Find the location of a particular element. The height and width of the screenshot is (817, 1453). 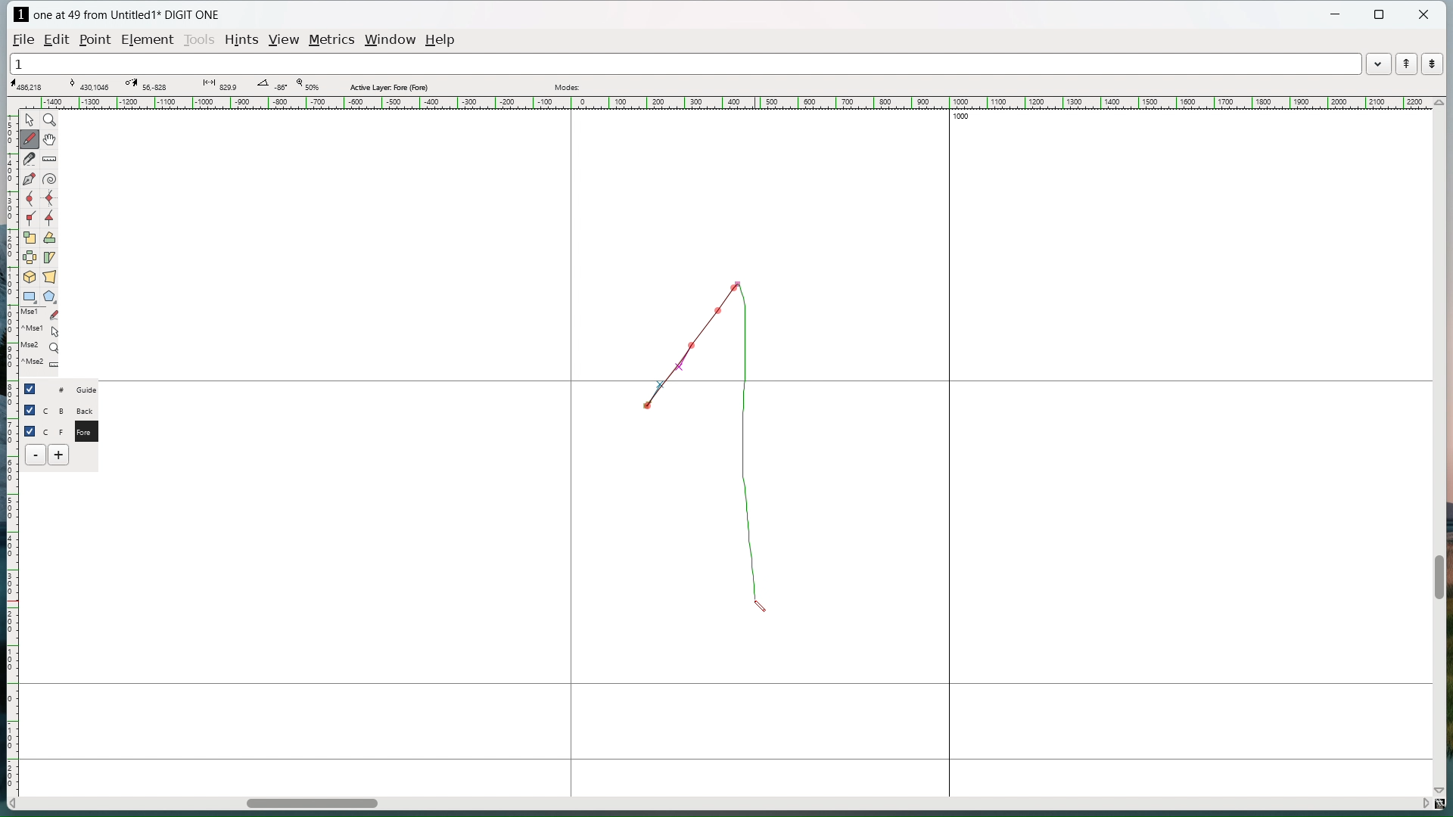

logo is located at coordinates (20, 14).